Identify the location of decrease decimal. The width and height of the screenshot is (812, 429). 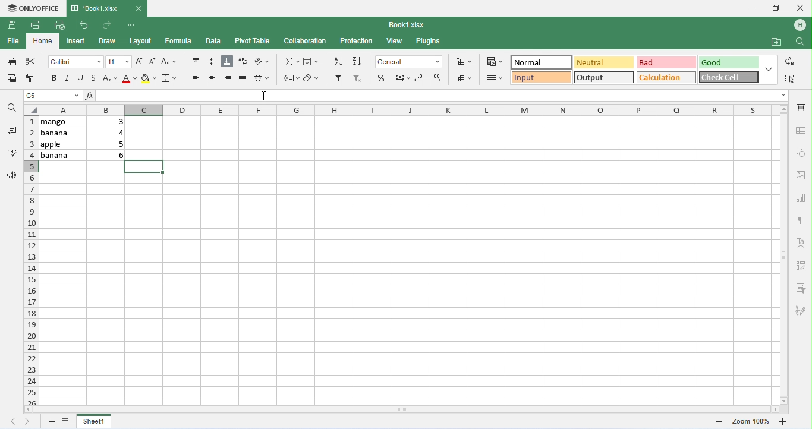
(419, 77).